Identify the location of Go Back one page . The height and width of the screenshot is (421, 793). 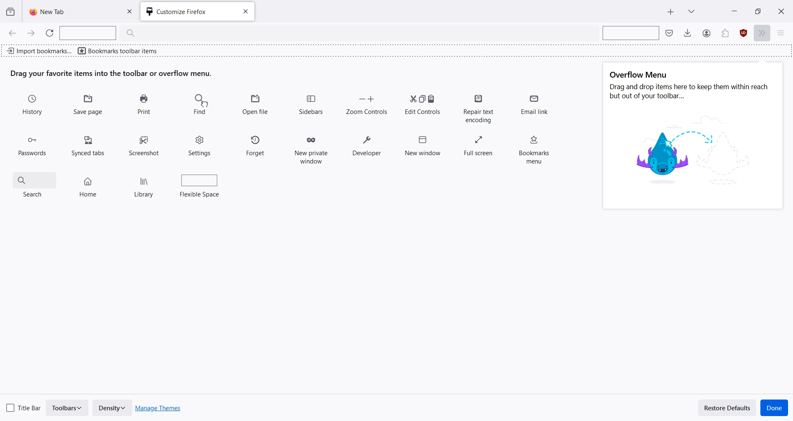
(12, 33).